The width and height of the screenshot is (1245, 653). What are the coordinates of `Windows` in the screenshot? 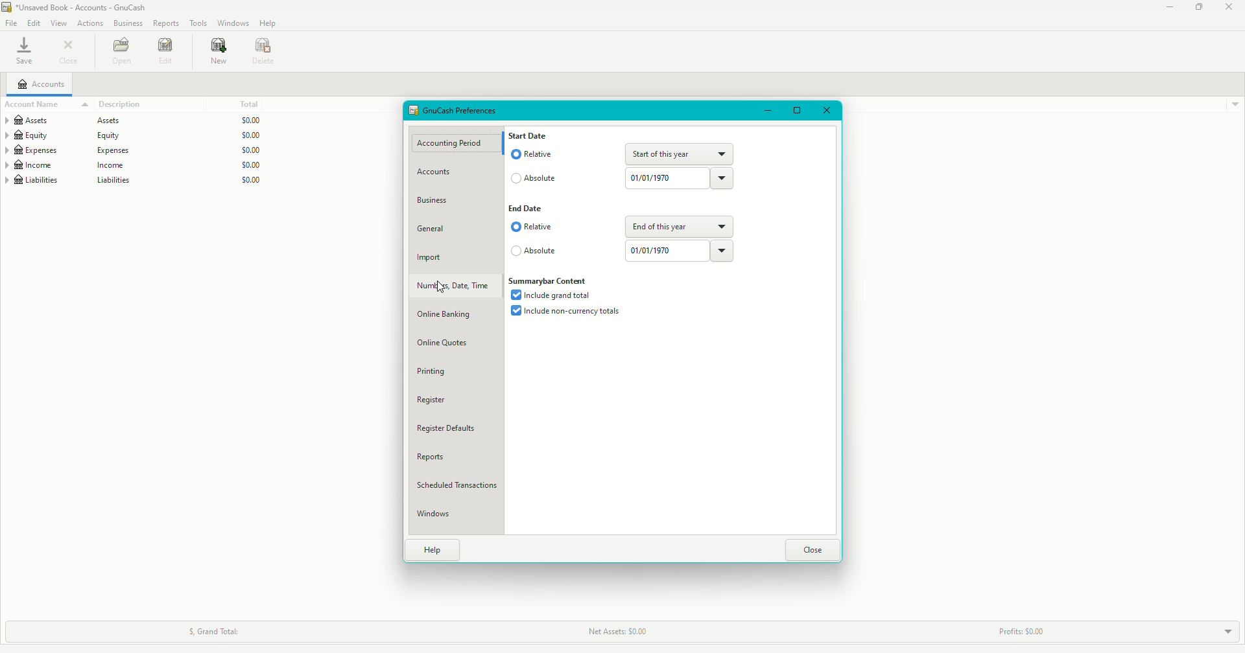 It's located at (232, 23).